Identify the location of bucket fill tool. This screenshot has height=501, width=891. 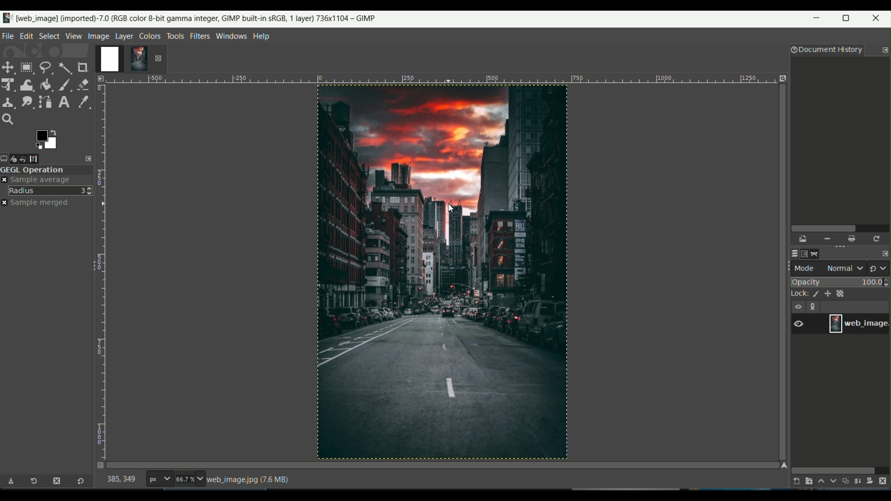
(46, 84).